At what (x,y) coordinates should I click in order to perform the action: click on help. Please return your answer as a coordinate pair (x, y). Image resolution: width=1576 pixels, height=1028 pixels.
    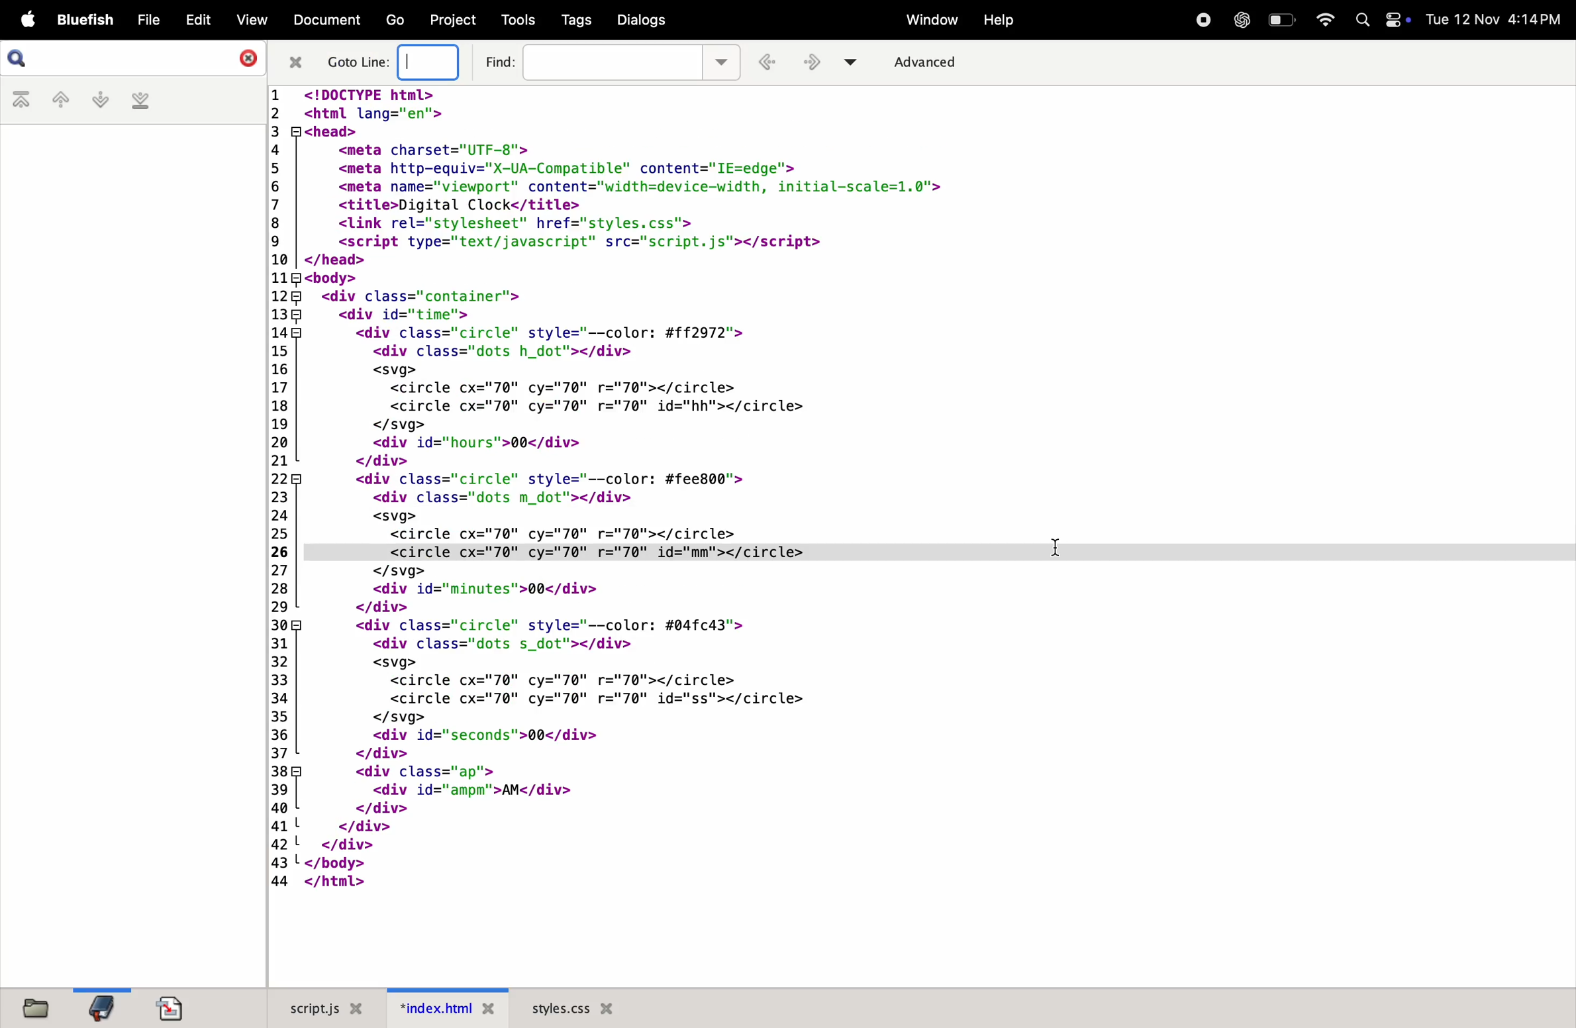
    Looking at the image, I should click on (997, 22).